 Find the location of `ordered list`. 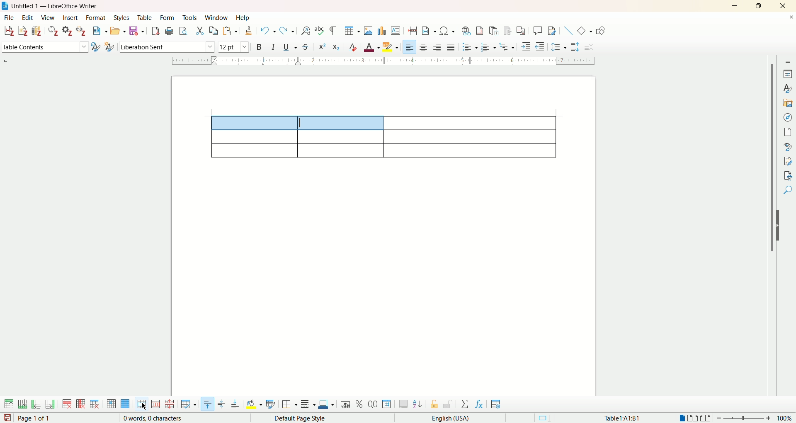

ordered list is located at coordinates (488, 47).